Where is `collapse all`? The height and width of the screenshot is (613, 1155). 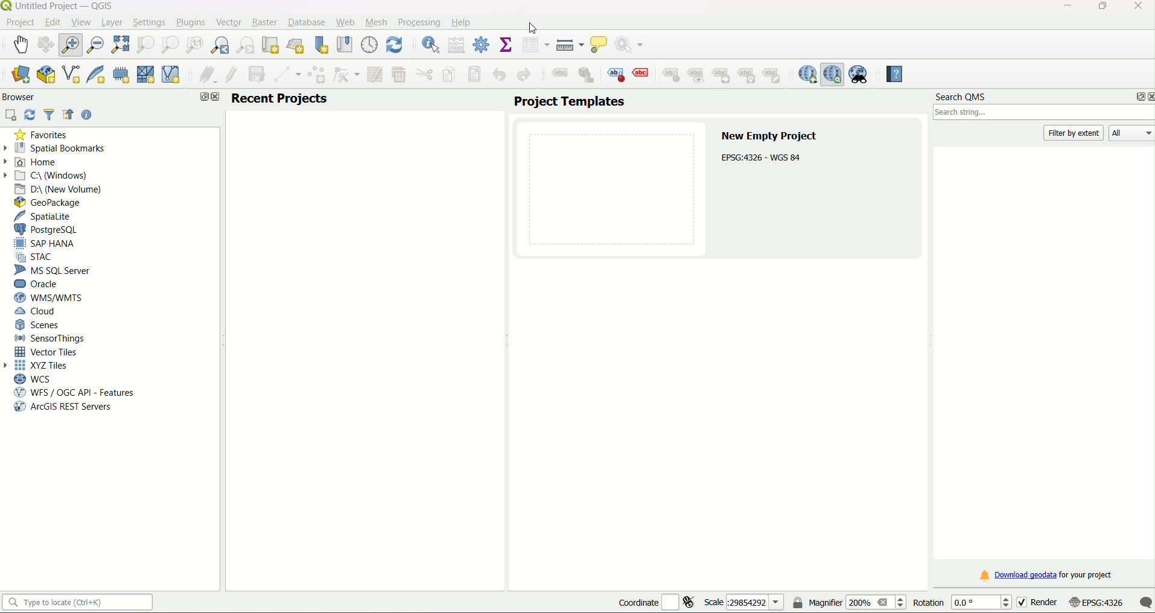 collapse all is located at coordinates (69, 116).